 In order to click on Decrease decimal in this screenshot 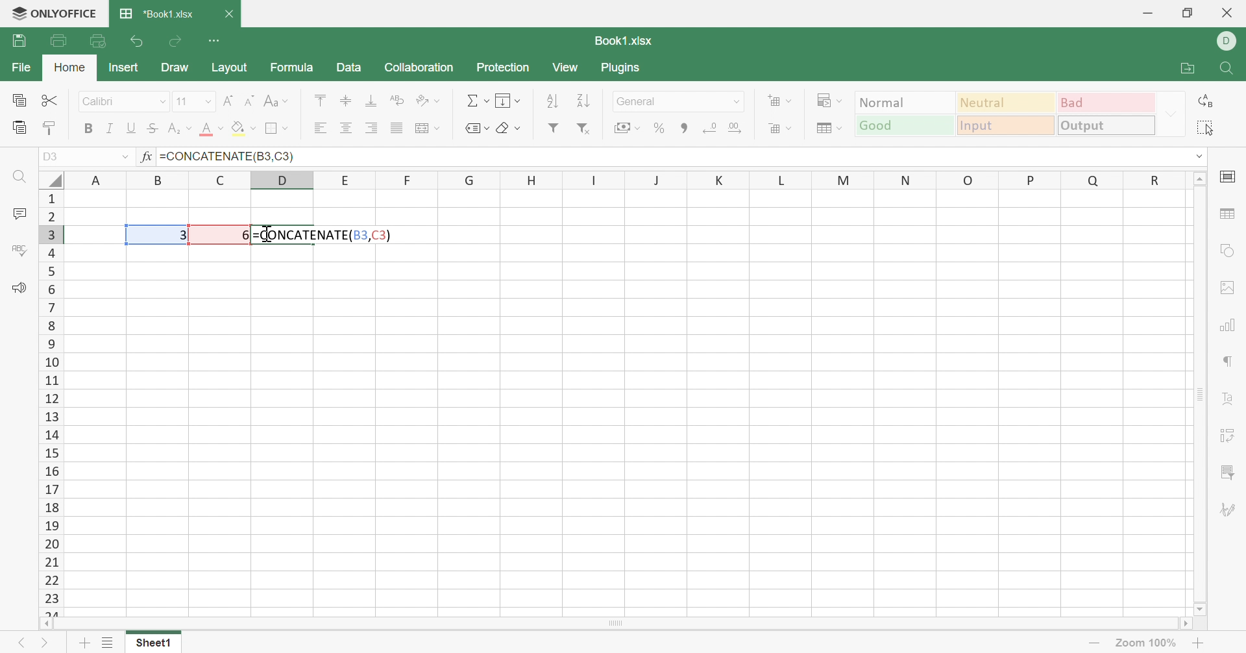, I will do `click(711, 128)`.